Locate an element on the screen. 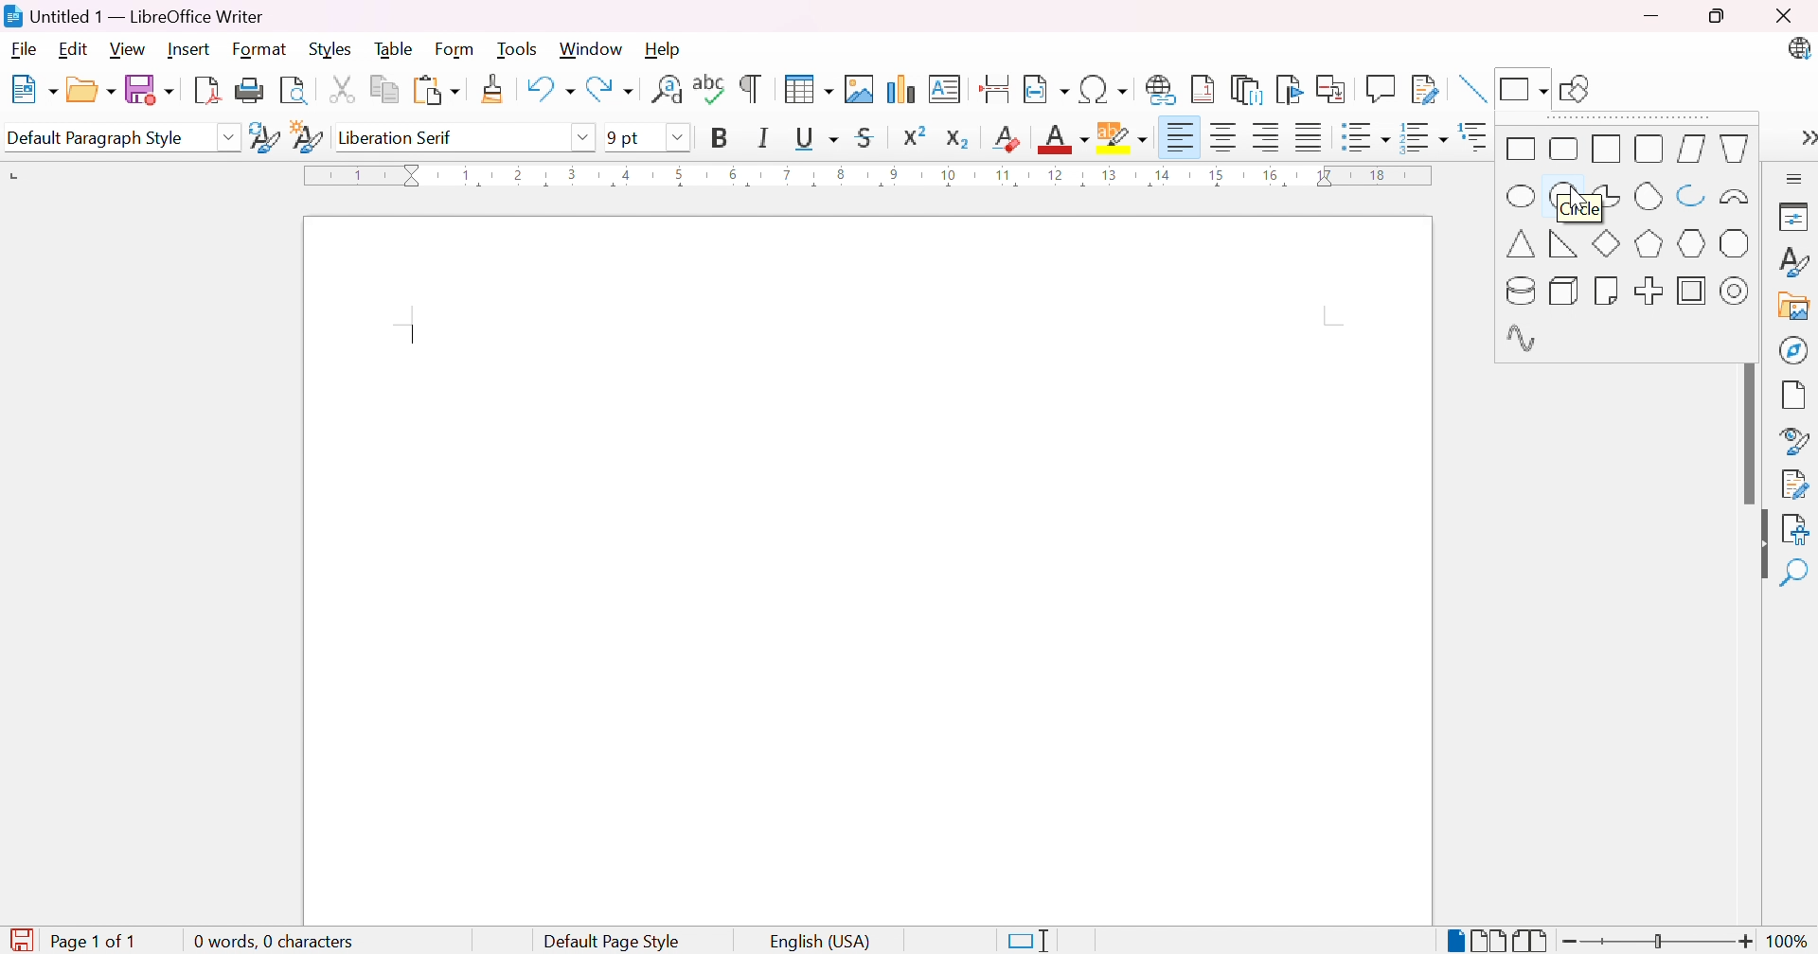 The image size is (1818, 954). Copy is located at coordinates (385, 91).